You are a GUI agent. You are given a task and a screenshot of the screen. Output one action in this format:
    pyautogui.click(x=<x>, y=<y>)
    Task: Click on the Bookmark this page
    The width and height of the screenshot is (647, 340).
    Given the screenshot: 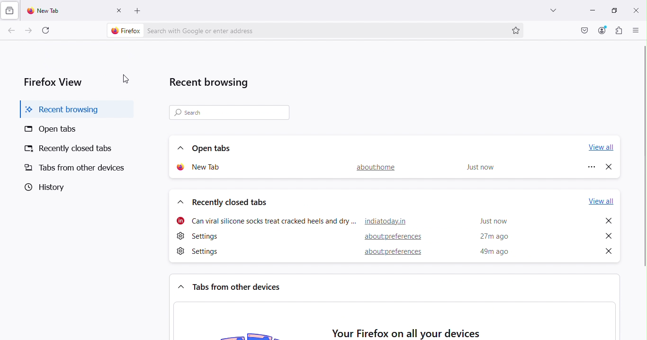 What is the action you would take?
    pyautogui.click(x=518, y=31)
    